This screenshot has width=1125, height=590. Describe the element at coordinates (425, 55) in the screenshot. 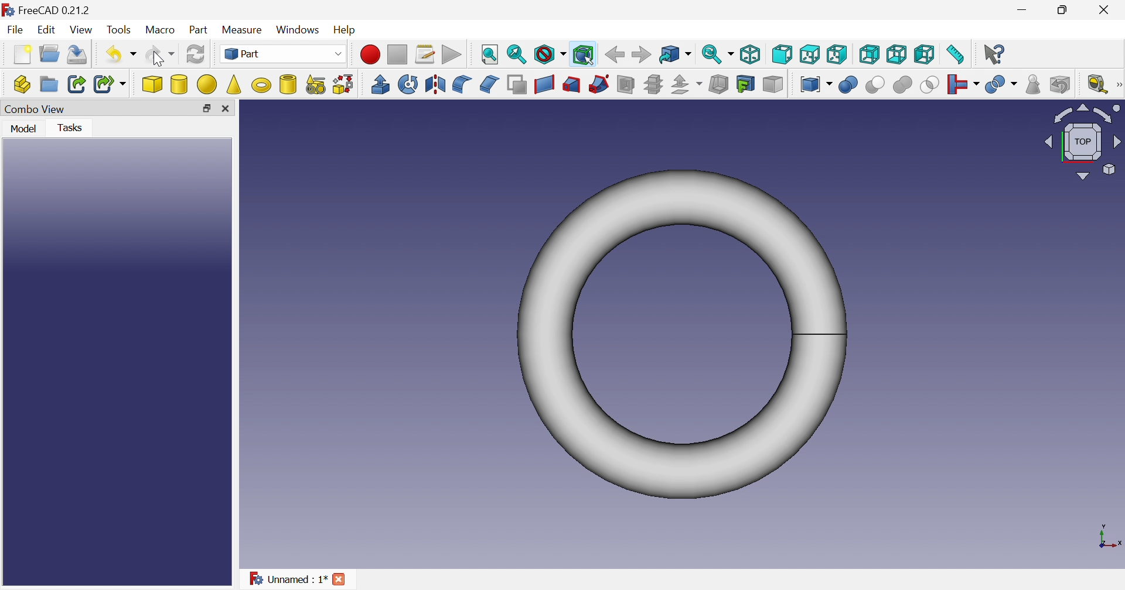

I see `Macros` at that location.